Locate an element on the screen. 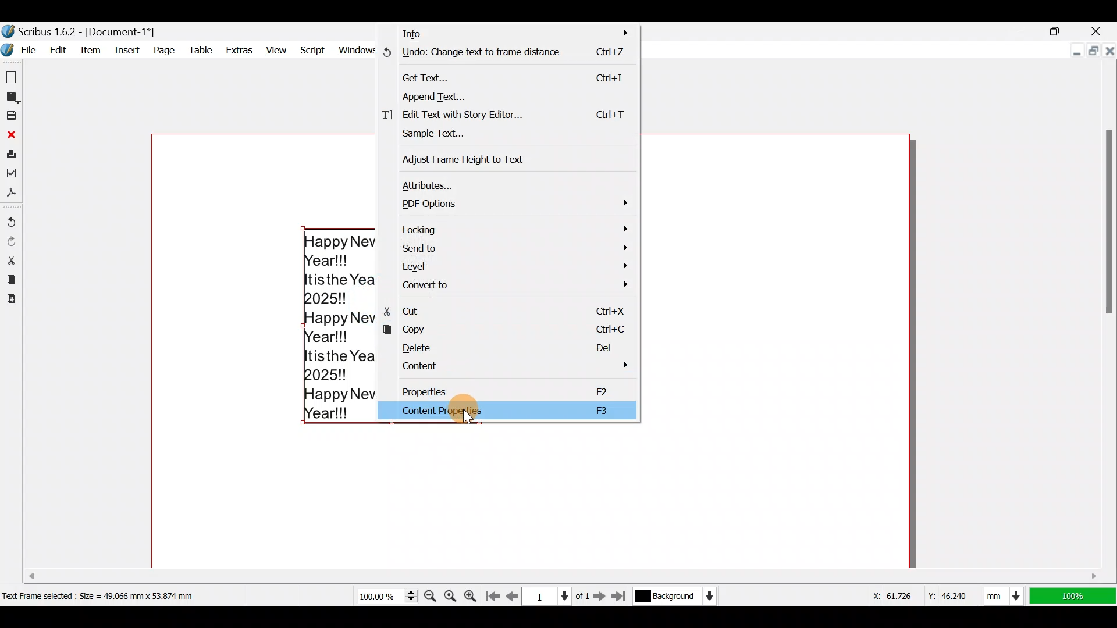 Image resolution: width=1117 pixels, height=628 pixels. Go to first page is located at coordinates (496, 594).